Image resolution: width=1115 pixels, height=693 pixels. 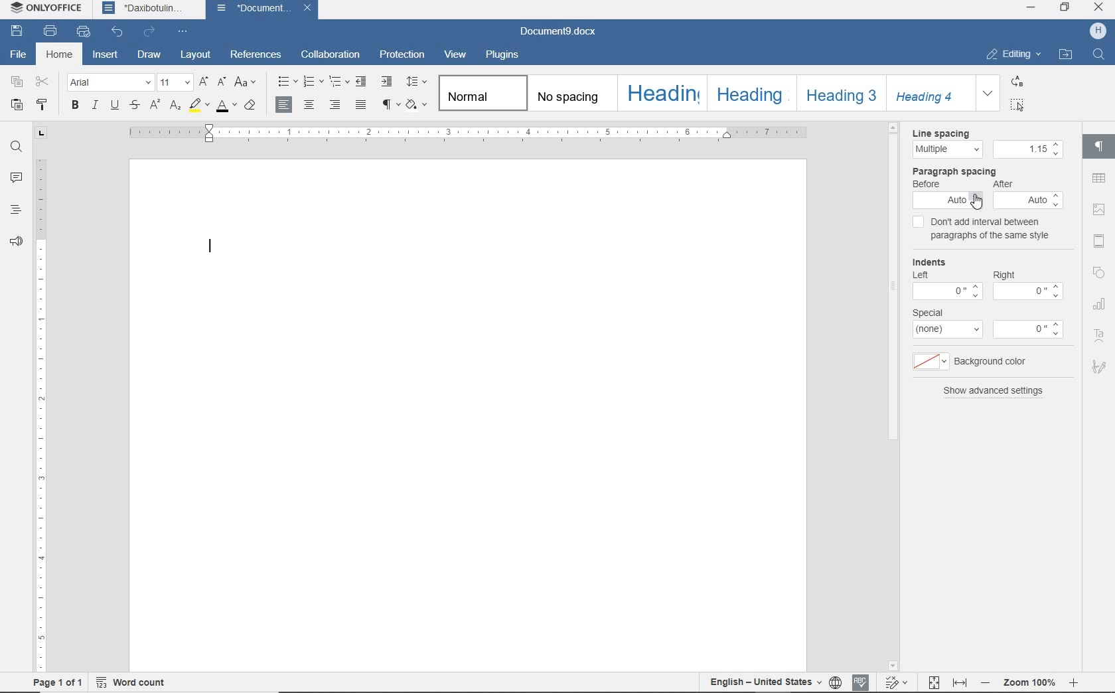 What do you see at coordinates (151, 56) in the screenshot?
I see `draw` at bounding box center [151, 56].